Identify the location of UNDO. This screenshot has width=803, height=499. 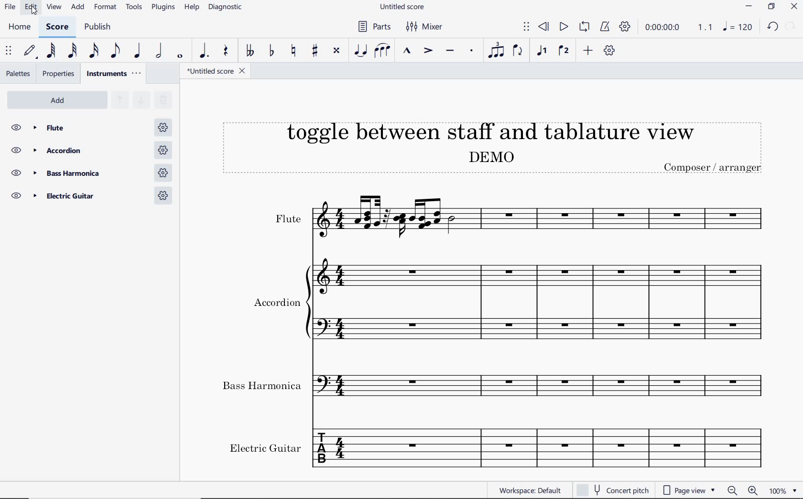
(773, 28).